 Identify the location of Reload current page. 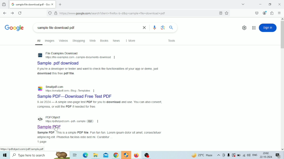
(20, 13).